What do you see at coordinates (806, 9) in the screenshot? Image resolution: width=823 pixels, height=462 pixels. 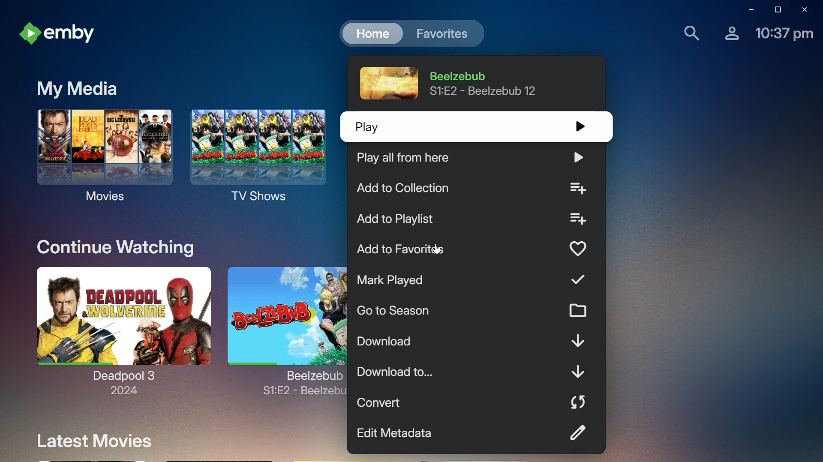 I see `Close` at bounding box center [806, 9].